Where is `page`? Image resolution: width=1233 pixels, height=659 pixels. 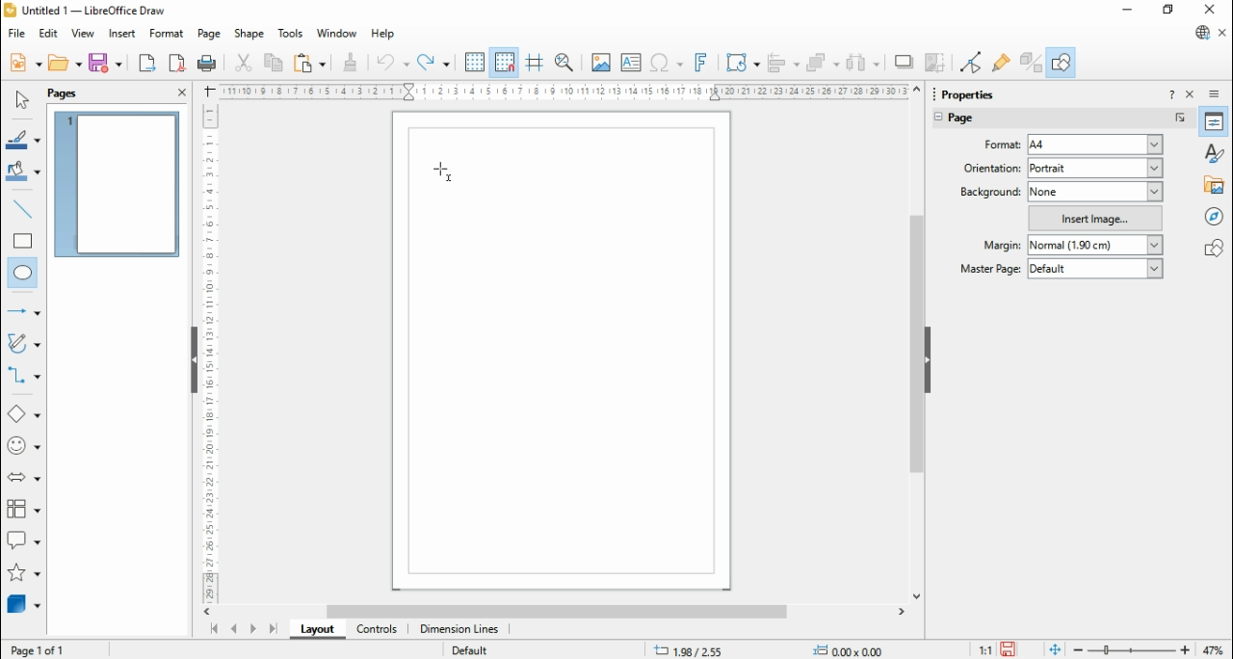
page is located at coordinates (210, 34).